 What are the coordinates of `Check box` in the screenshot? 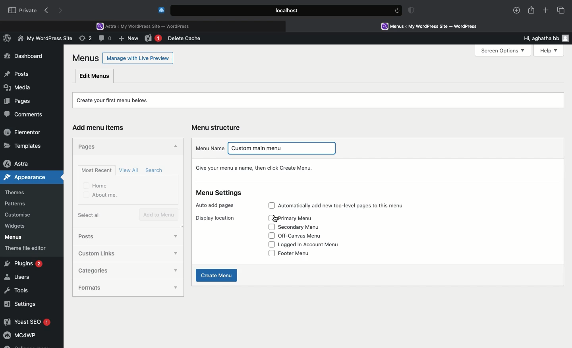 It's located at (271, 253).